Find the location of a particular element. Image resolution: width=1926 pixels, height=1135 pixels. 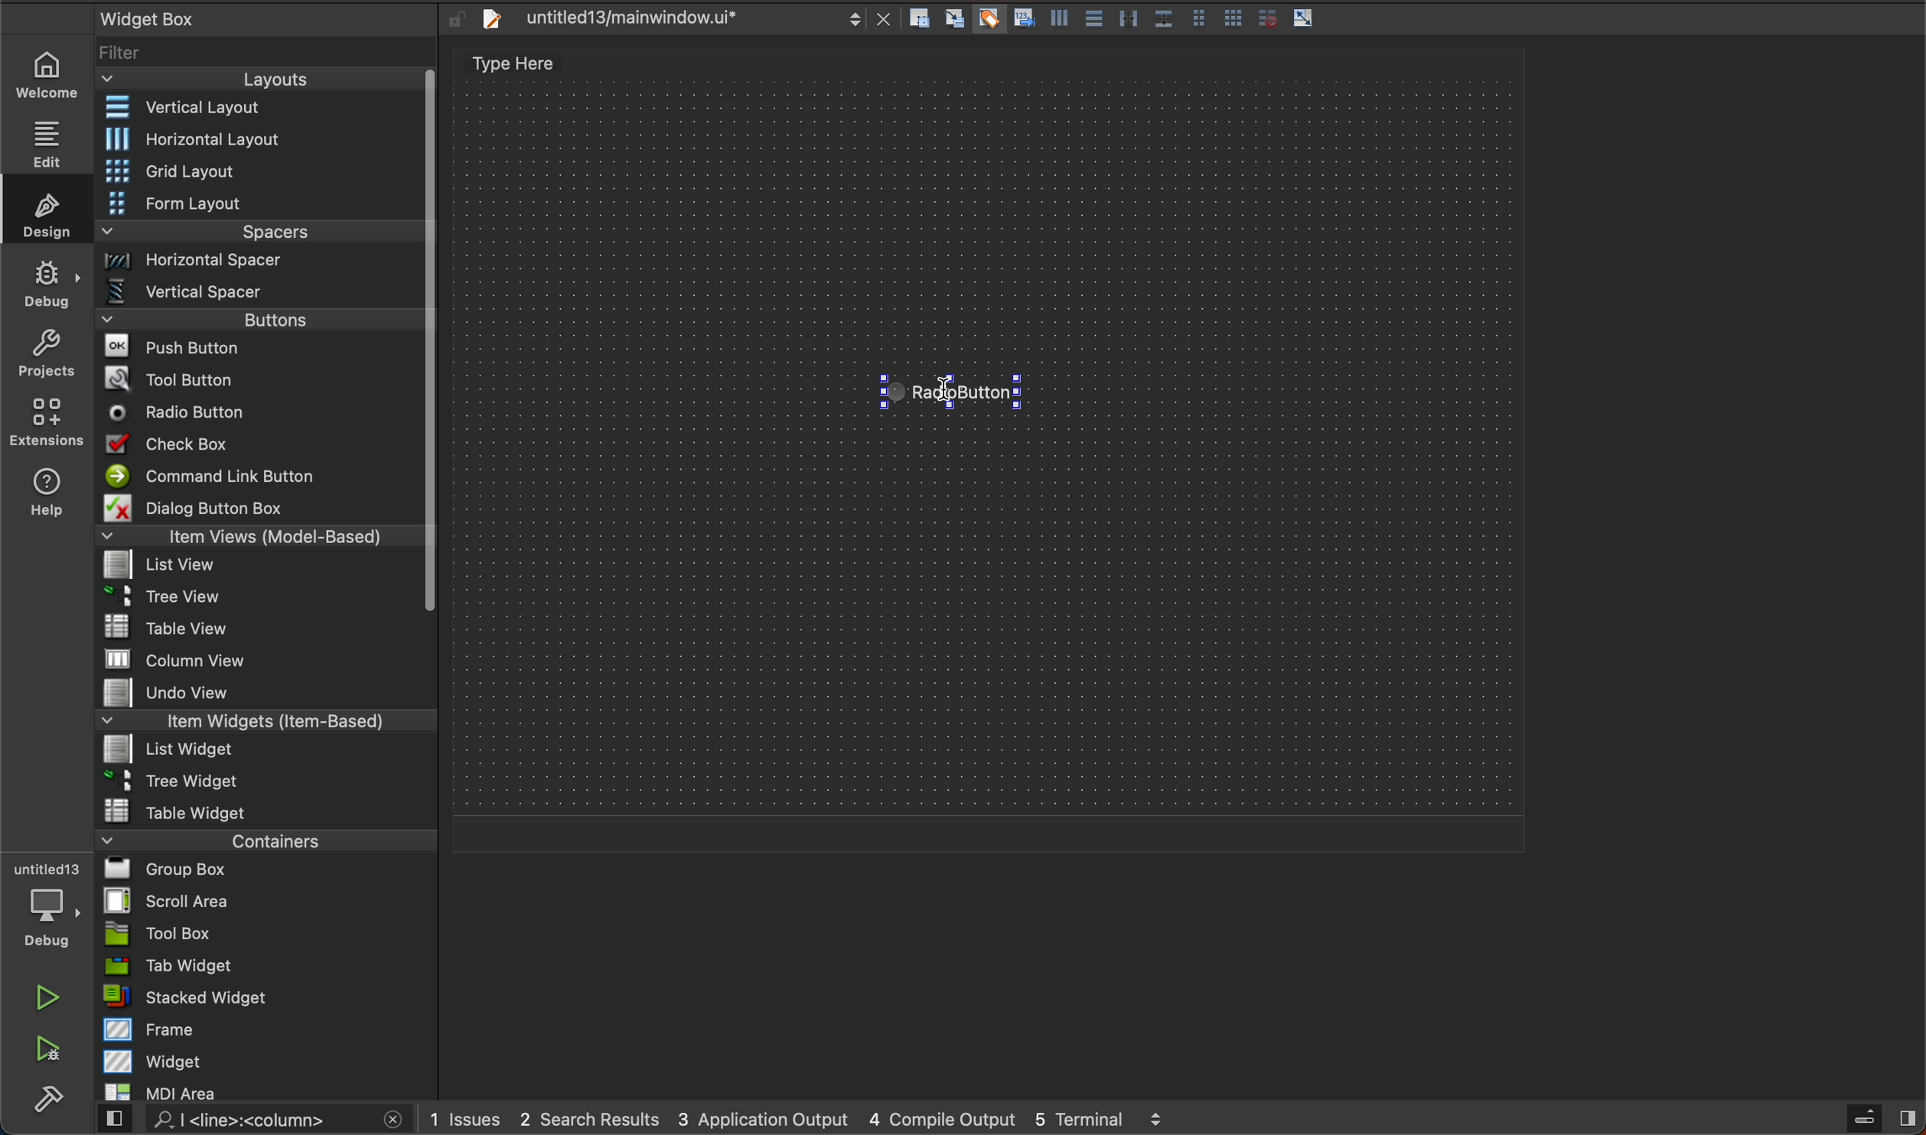

 is located at coordinates (1092, 20).